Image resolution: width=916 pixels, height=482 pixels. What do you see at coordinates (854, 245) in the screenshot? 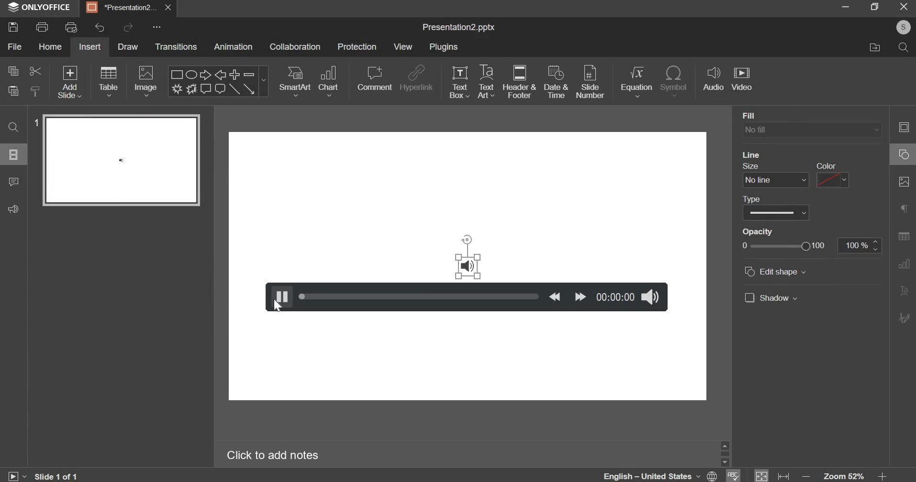
I see `100%` at bounding box center [854, 245].